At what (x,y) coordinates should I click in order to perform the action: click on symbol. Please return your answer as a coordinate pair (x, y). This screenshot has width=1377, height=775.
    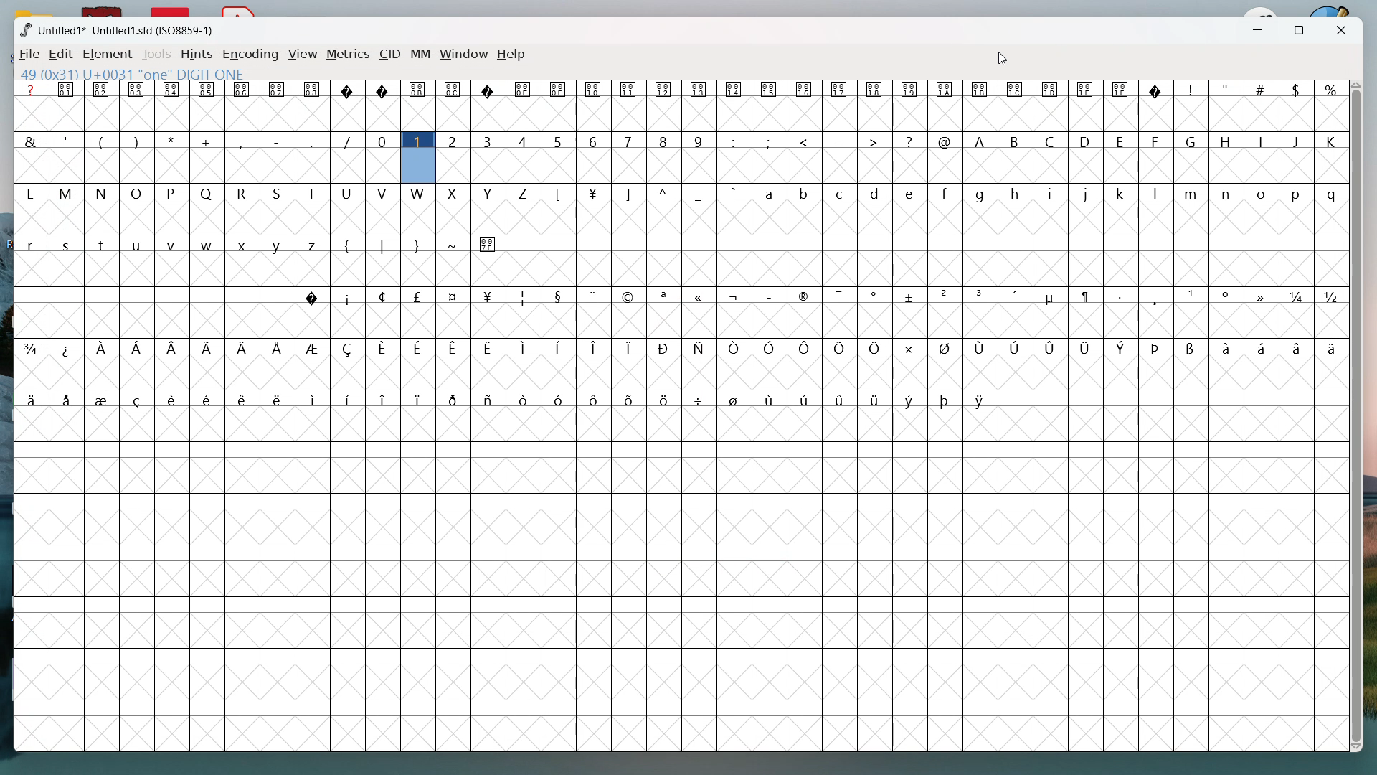
    Looking at the image, I should click on (838, 295).